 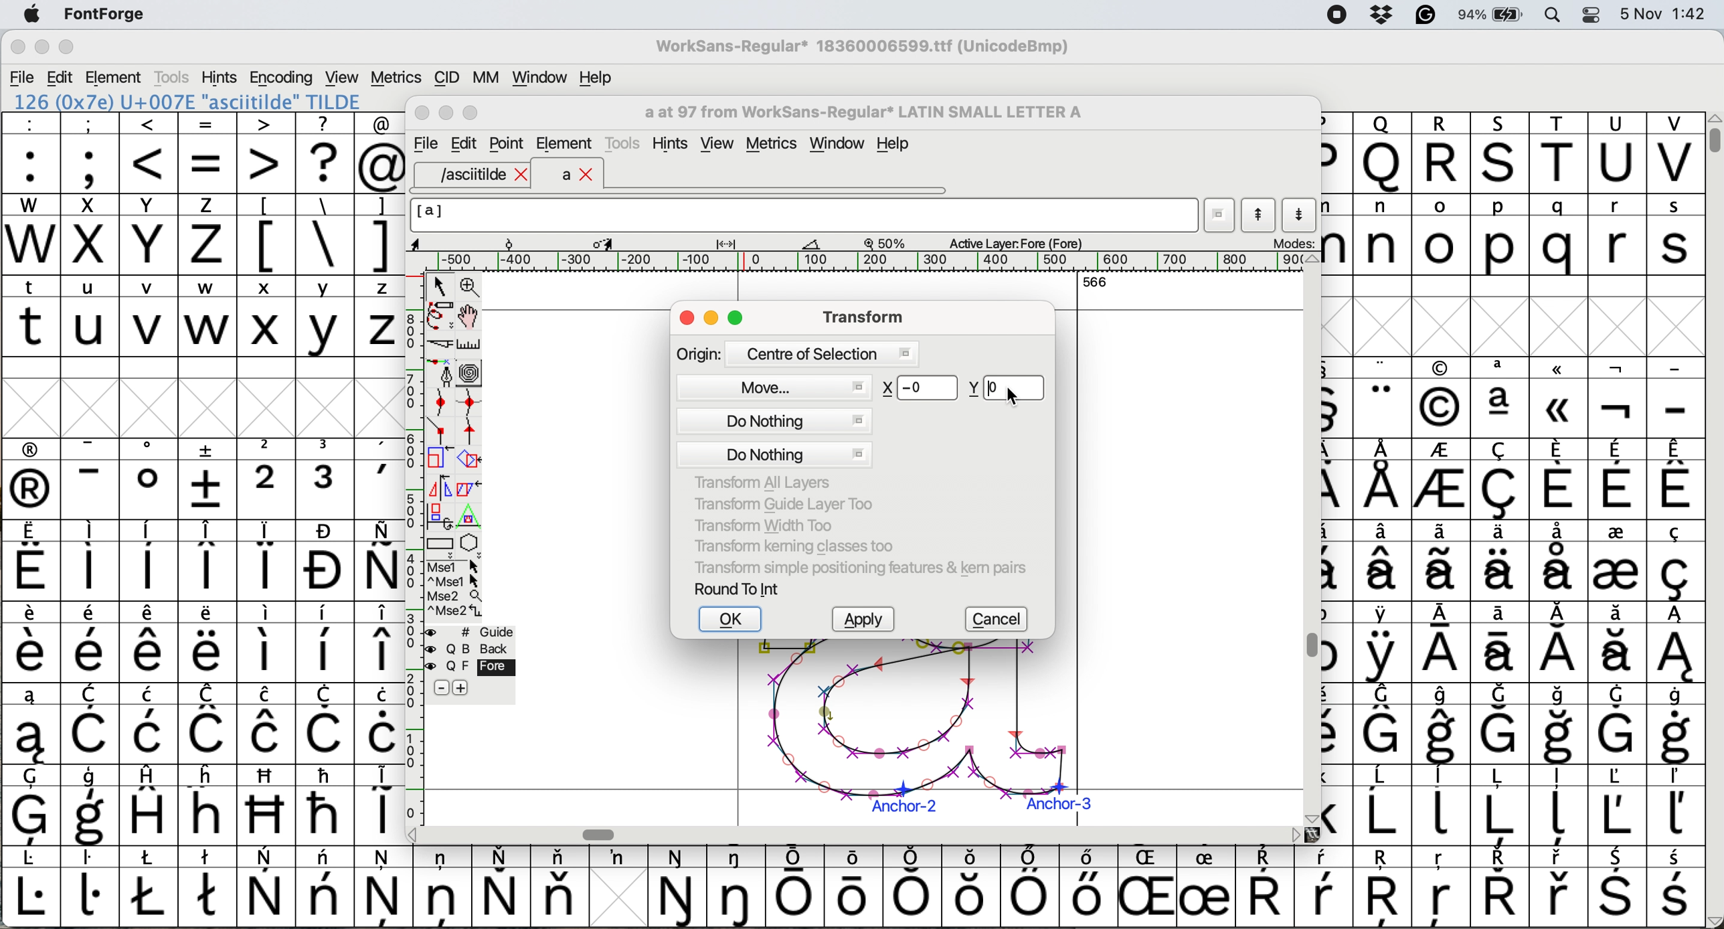 What do you see at coordinates (325, 643) in the screenshot?
I see `symbol` at bounding box center [325, 643].